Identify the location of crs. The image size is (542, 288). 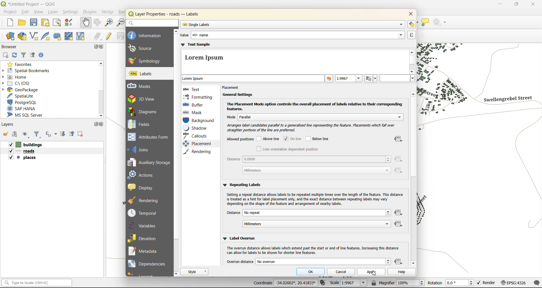
(513, 282).